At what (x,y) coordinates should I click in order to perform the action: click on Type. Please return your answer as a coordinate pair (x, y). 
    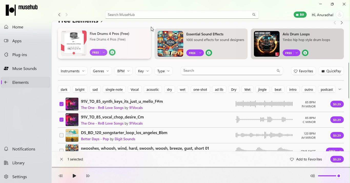
    Looking at the image, I should click on (164, 72).